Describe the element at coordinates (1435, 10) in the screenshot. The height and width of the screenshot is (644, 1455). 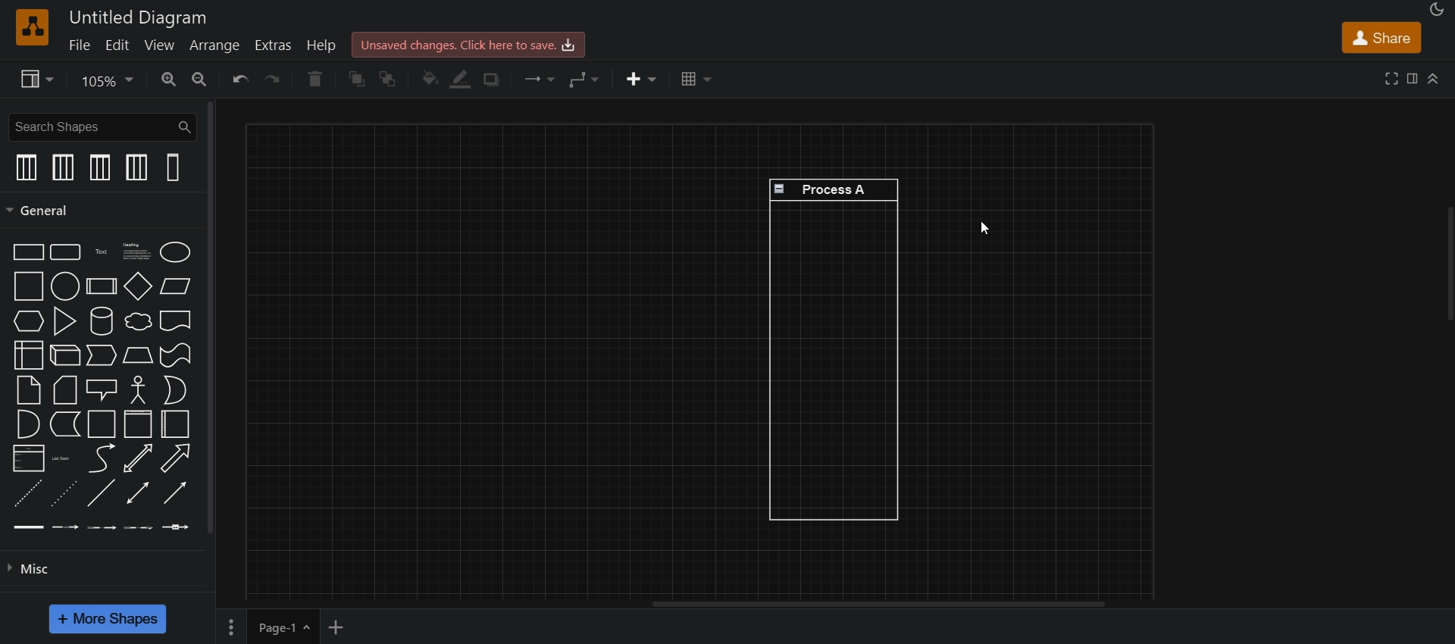
I see `appearance` at that location.